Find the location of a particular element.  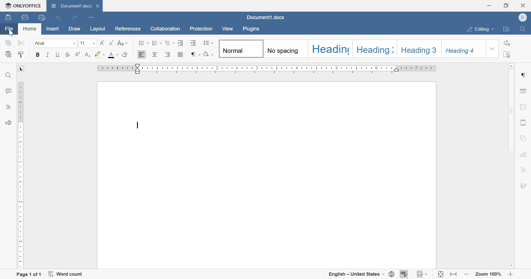

close is located at coordinates (98, 6).